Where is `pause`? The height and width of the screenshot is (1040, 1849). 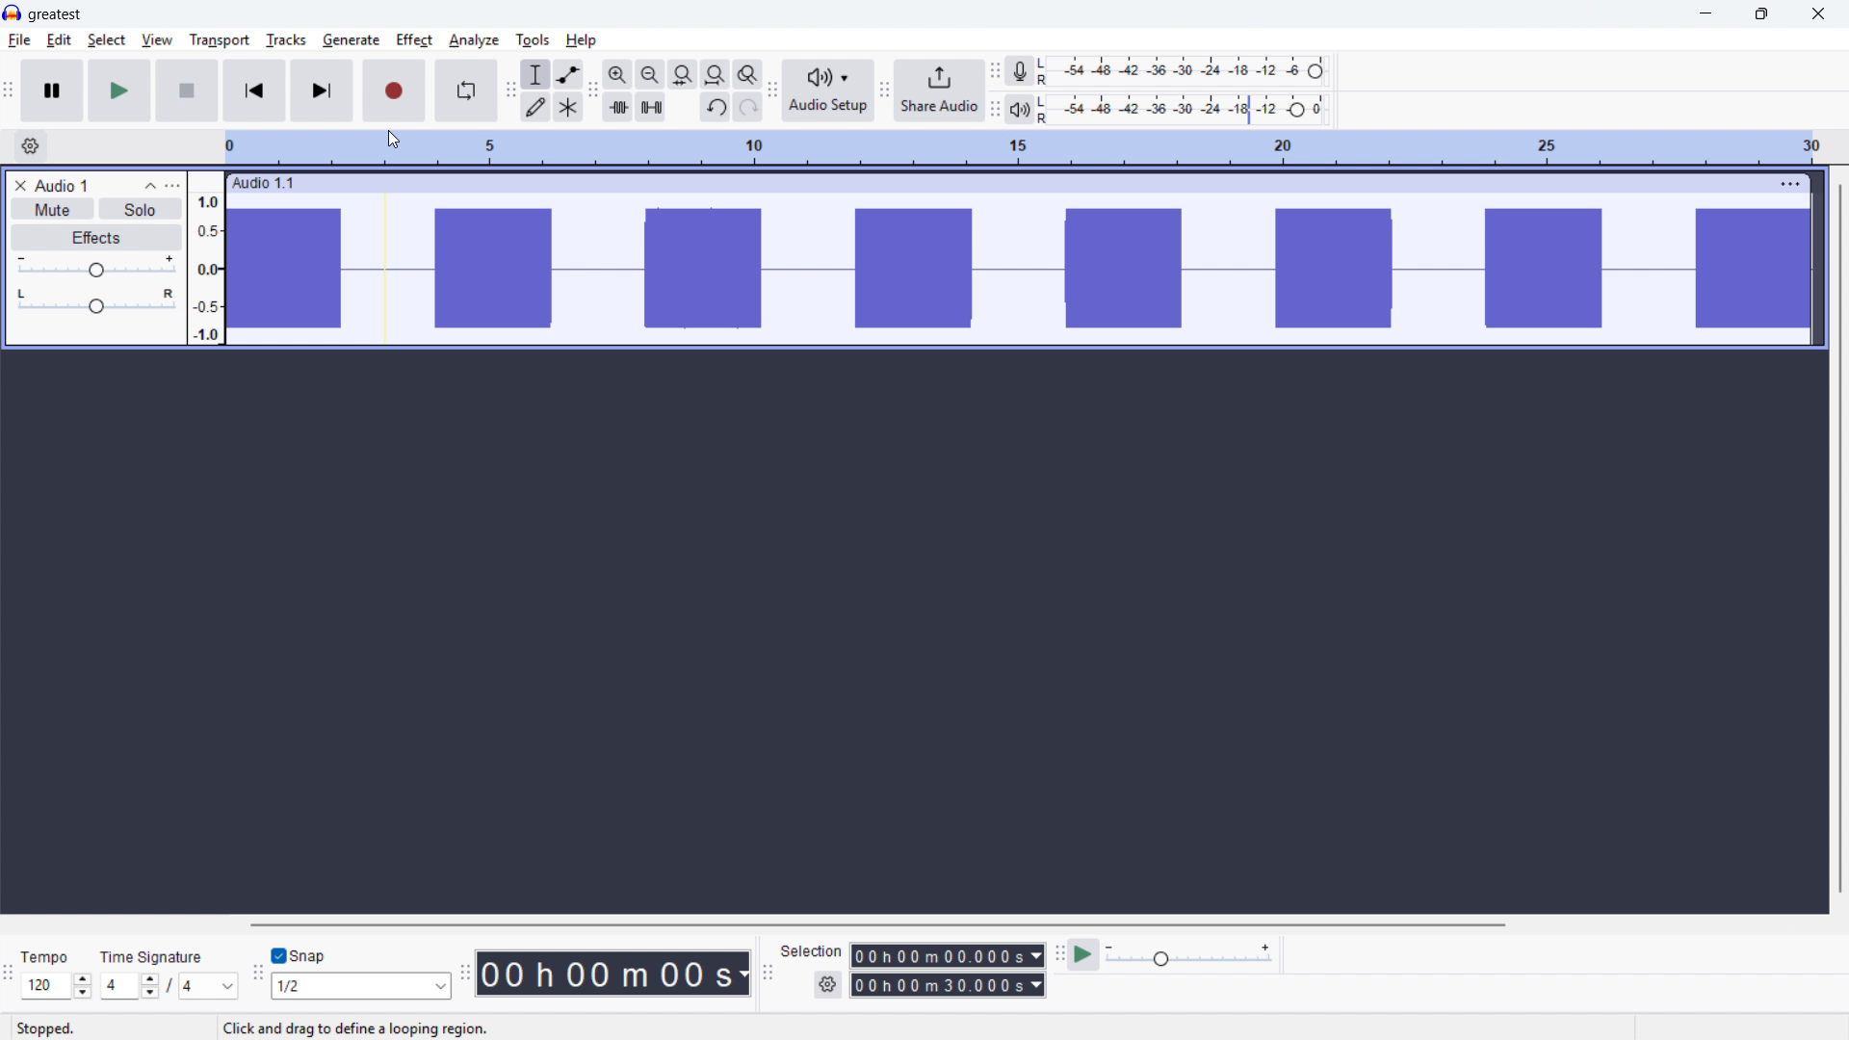 pause is located at coordinates (52, 91).